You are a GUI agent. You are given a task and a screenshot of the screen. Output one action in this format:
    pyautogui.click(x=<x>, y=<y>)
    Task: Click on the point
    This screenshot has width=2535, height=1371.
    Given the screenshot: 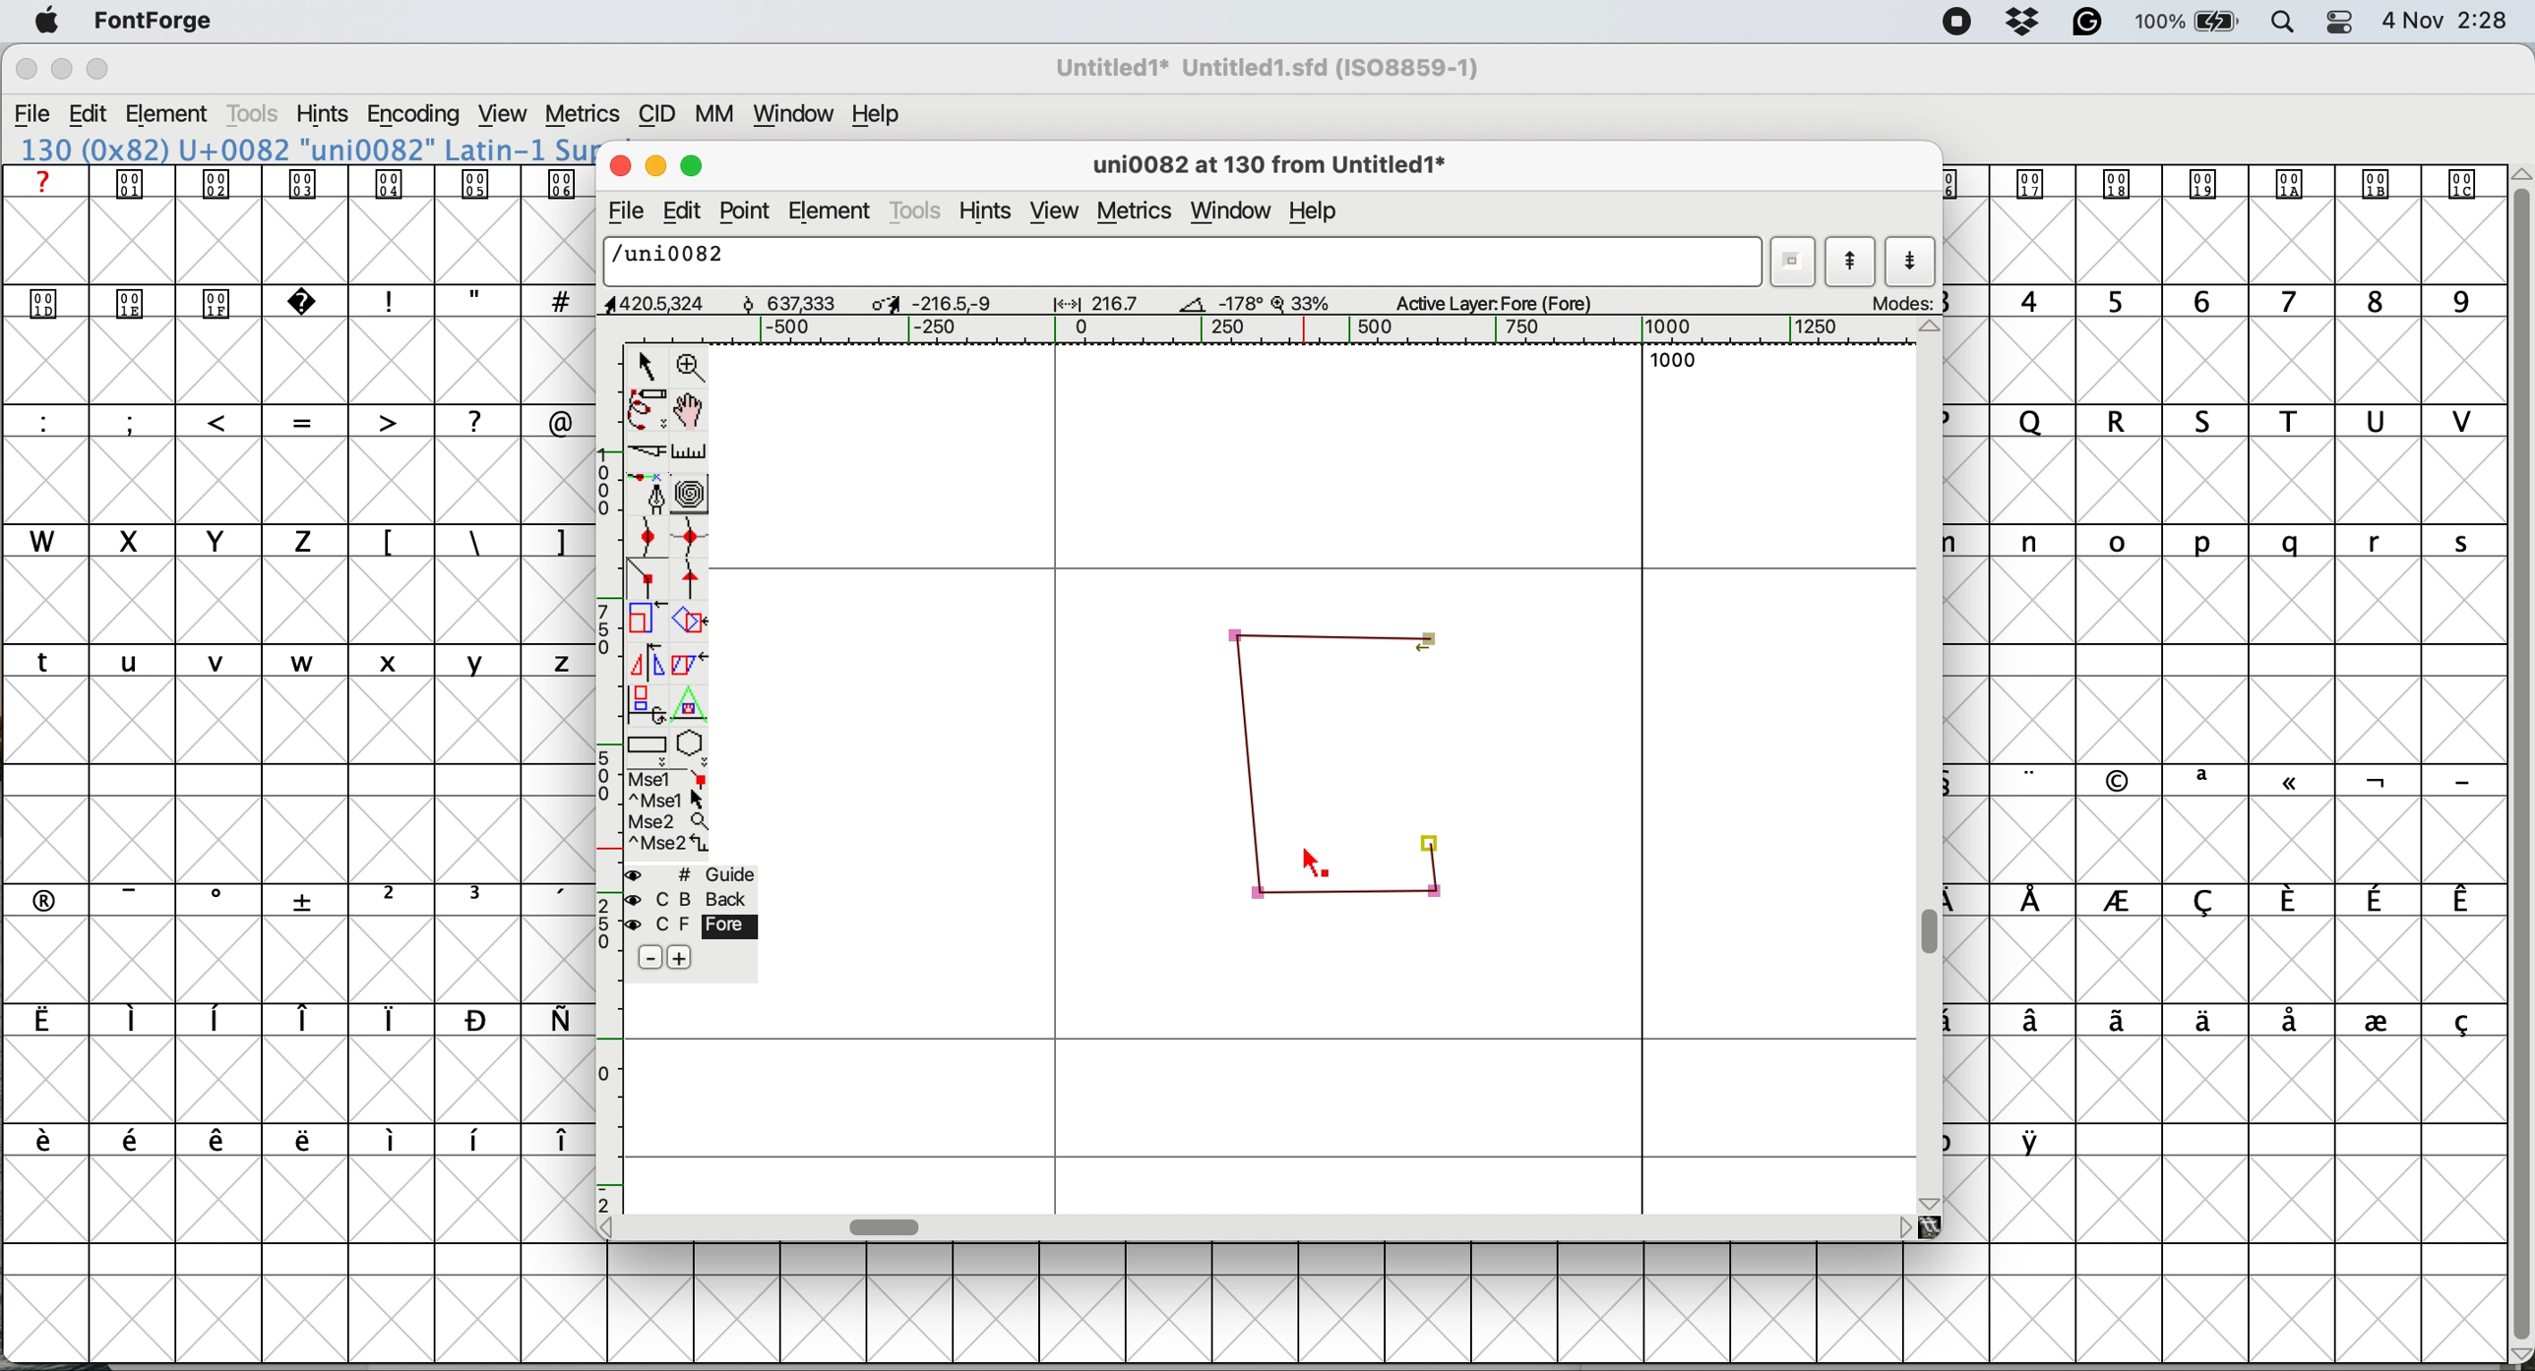 What is the action you would take?
    pyautogui.click(x=746, y=211)
    